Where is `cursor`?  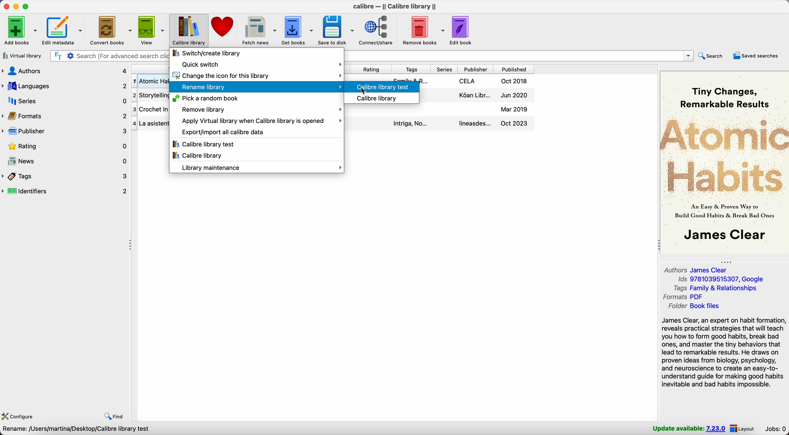
cursor is located at coordinates (365, 91).